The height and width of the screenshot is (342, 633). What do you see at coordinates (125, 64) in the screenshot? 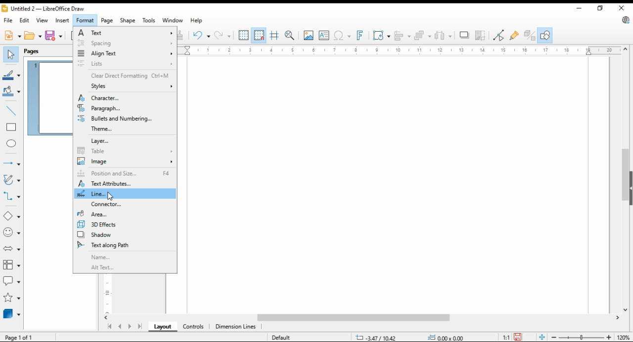
I see `lists` at bounding box center [125, 64].